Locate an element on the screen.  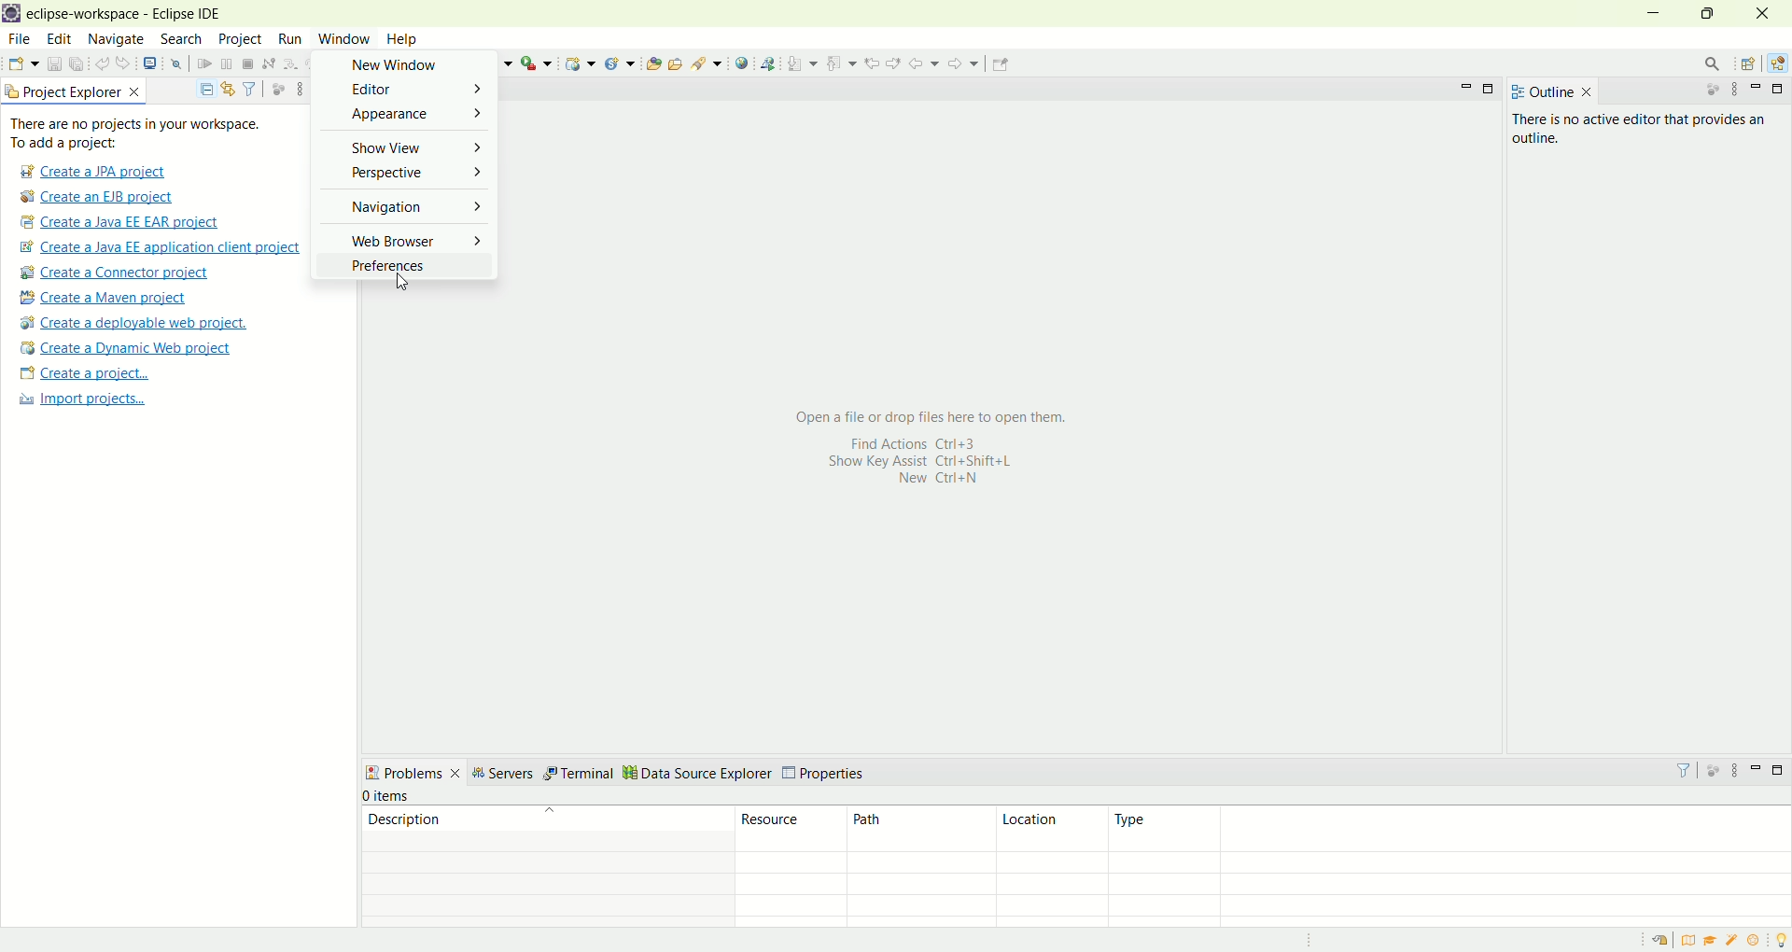
There is no active editor that provides an outline is located at coordinates (1641, 129).